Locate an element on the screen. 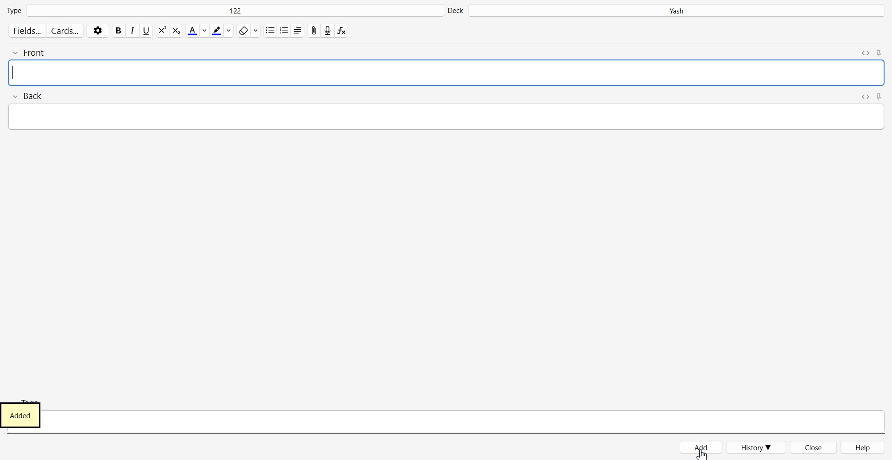  Front is located at coordinates (446, 65).